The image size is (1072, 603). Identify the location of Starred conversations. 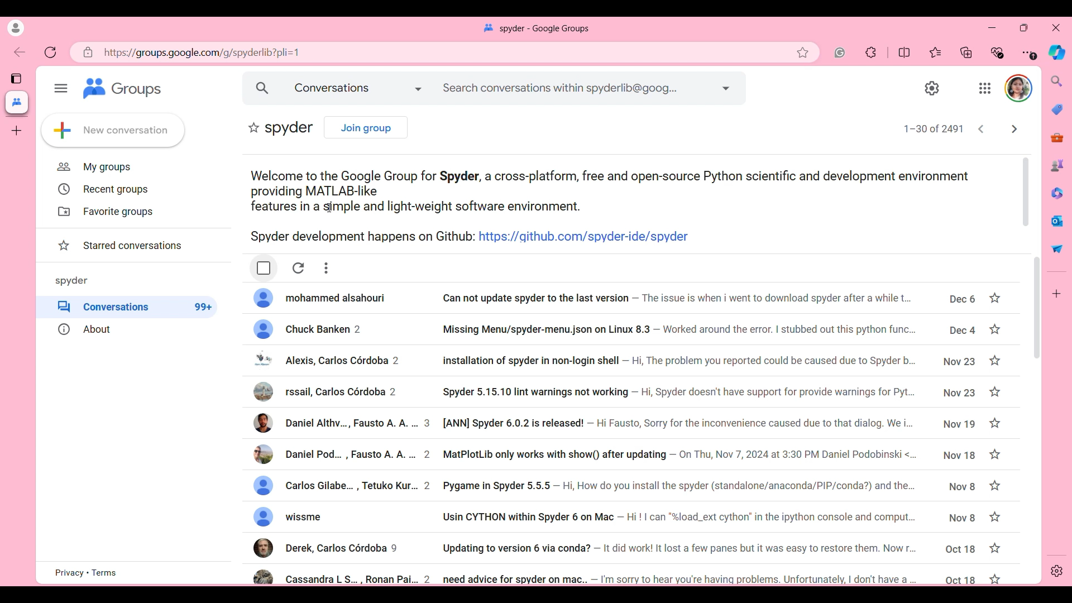
(118, 246).